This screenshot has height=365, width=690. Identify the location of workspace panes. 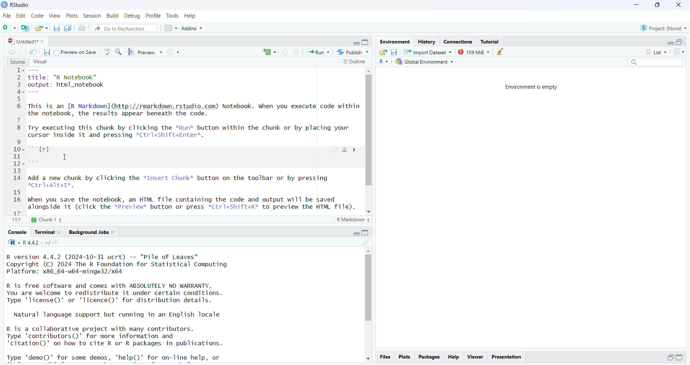
(171, 28).